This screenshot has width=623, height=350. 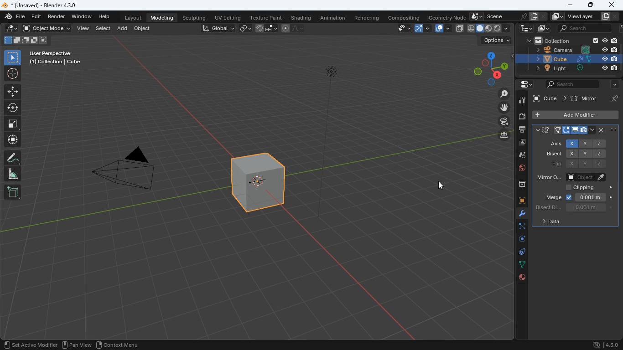 What do you see at coordinates (195, 18) in the screenshot?
I see `sculpting` at bounding box center [195, 18].